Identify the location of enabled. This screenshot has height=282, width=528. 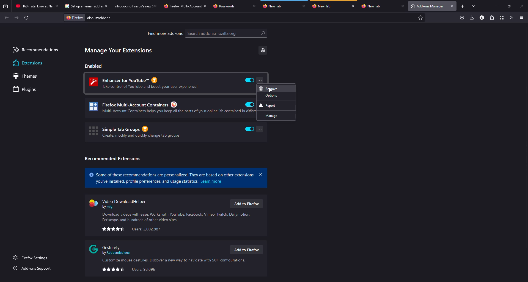
(250, 129).